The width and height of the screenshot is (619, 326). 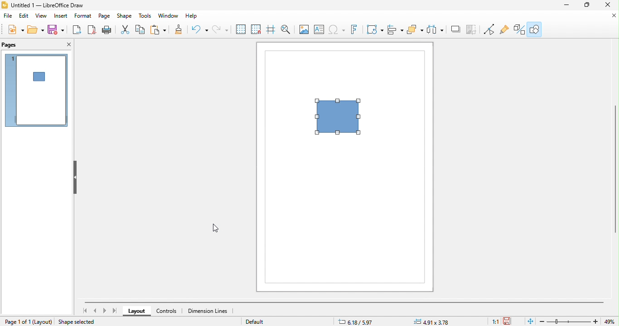 I want to click on layout, so click(x=44, y=321).